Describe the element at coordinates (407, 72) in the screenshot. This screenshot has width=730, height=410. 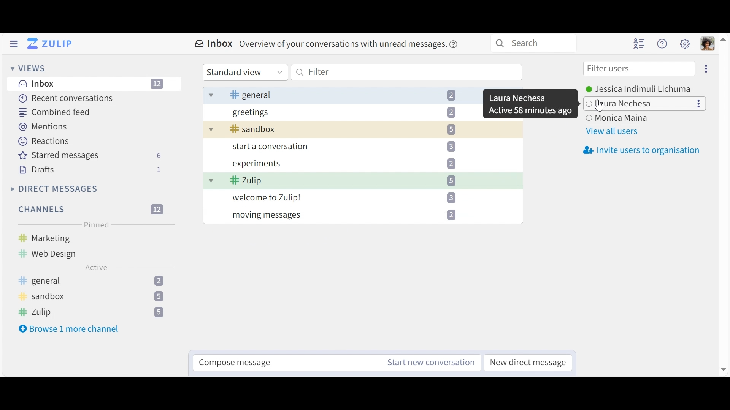
I see `Filter` at that location.